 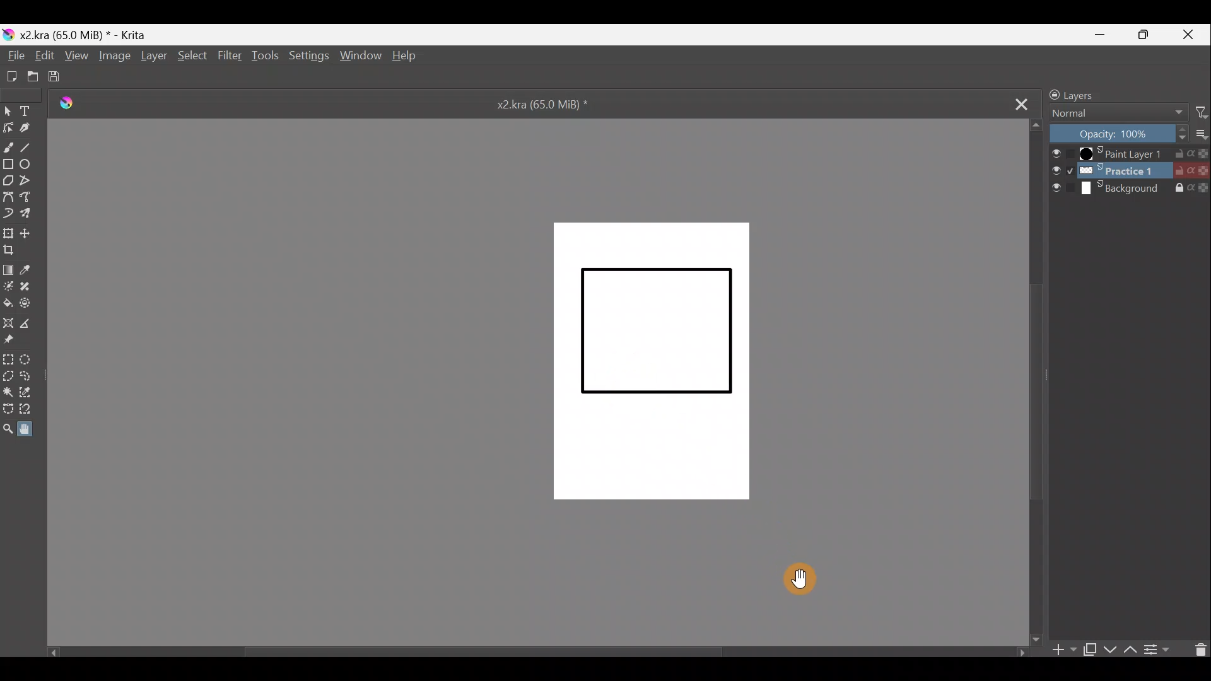 What do you see at coordinates (1127, 650) in the screenshot?
I see `Move layer/mask up` at bounding box center [1127, 650].